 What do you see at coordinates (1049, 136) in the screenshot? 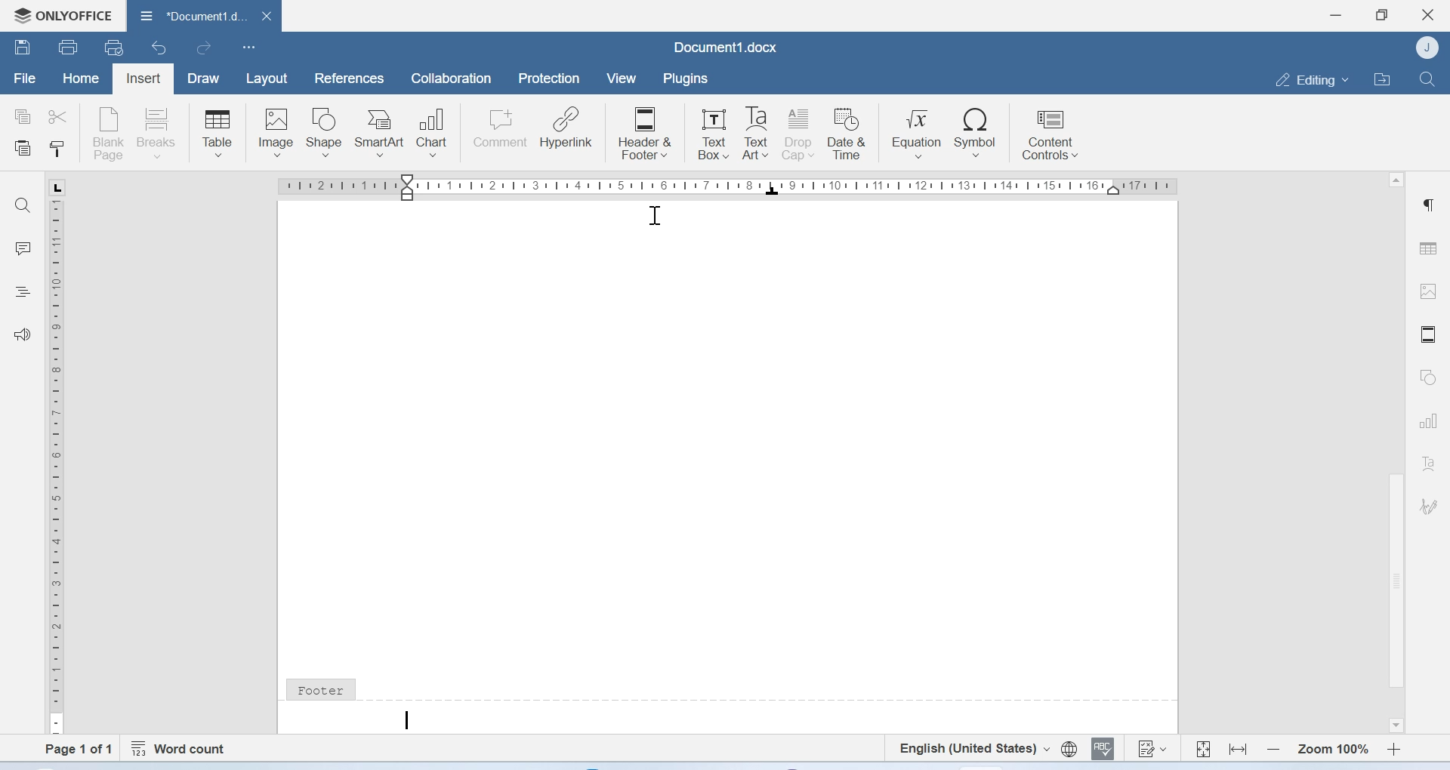
I see `Content controls` at bounding box center [1049, 136].